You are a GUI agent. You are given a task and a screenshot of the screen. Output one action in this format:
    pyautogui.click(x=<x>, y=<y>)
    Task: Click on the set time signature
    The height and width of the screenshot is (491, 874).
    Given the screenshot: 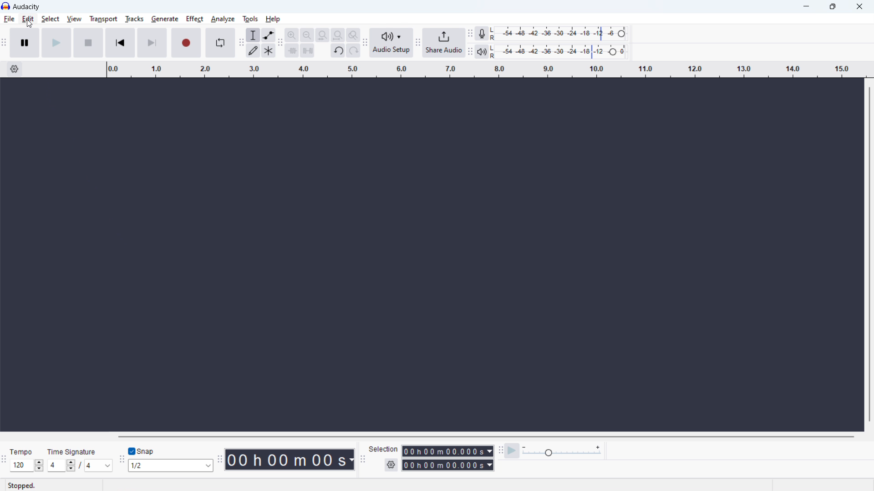 What is the action you would take?
    pyautogui.click(x=99, y=466)
    